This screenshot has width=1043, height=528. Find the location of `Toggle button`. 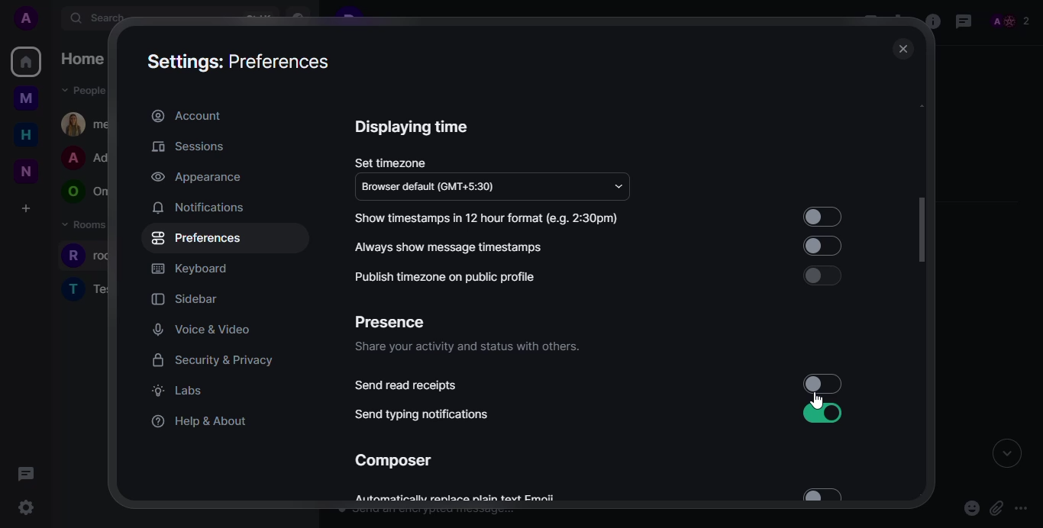

Toggle button is located at coordinates (822, 217).